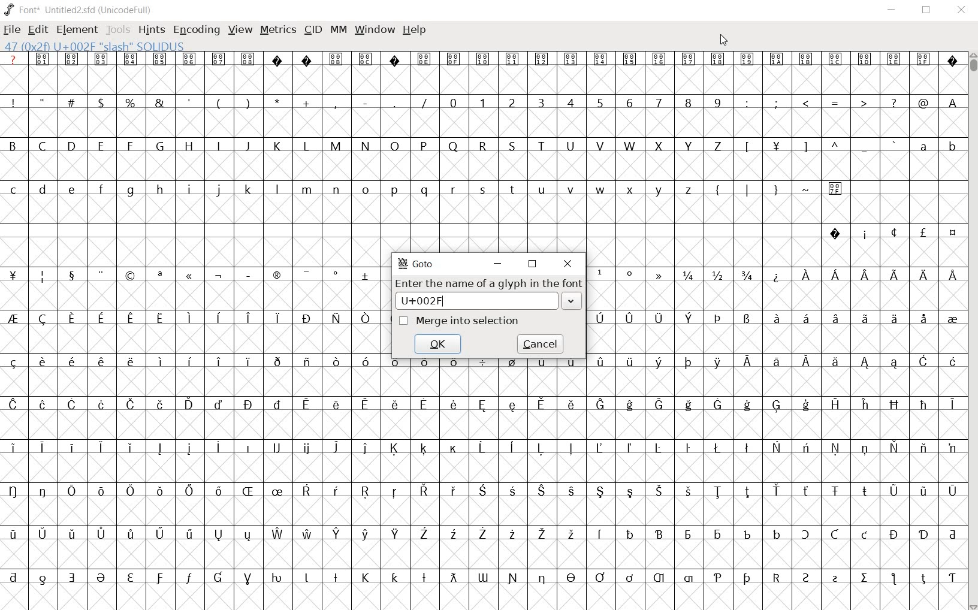  Describe the element at coordinates (533, 265) in the screenshot. I see `restore` at that location.